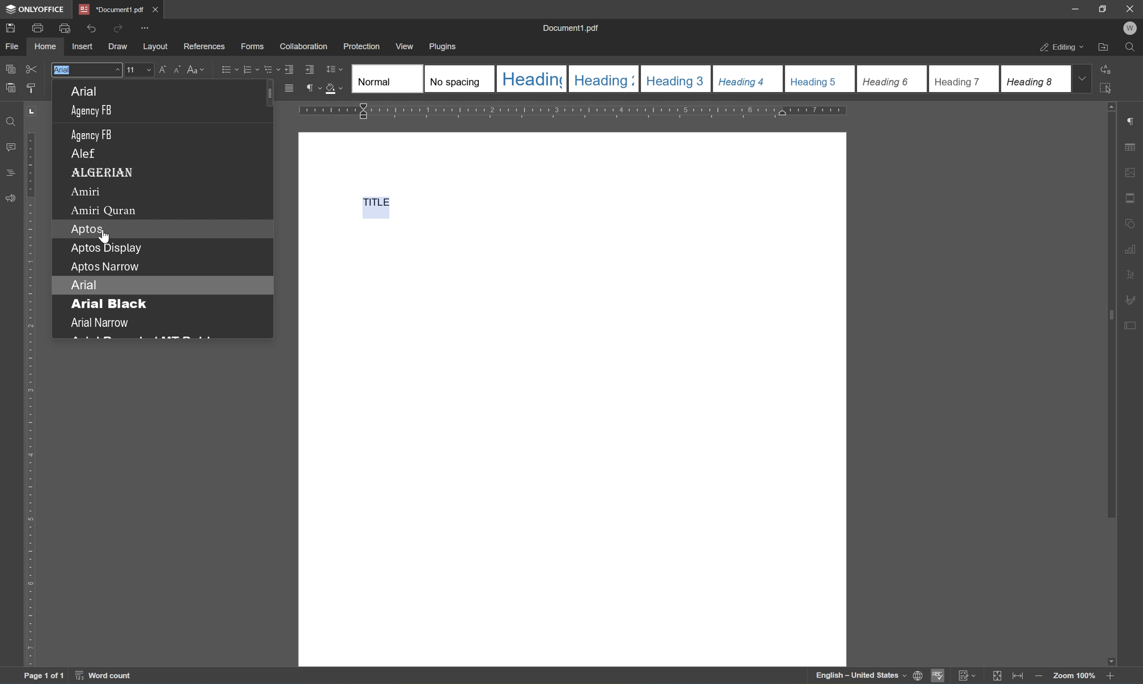 This screenshot has width=1143, height=684. I want to click on document1.pdf, so click(572, 28).